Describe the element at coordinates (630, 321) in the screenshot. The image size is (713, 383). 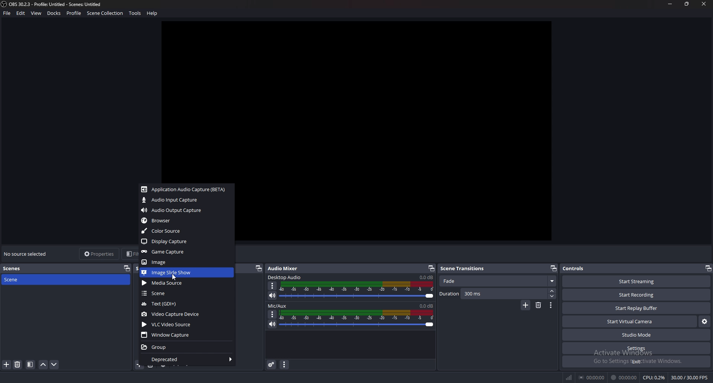
I see `start virtual camera` at that location.